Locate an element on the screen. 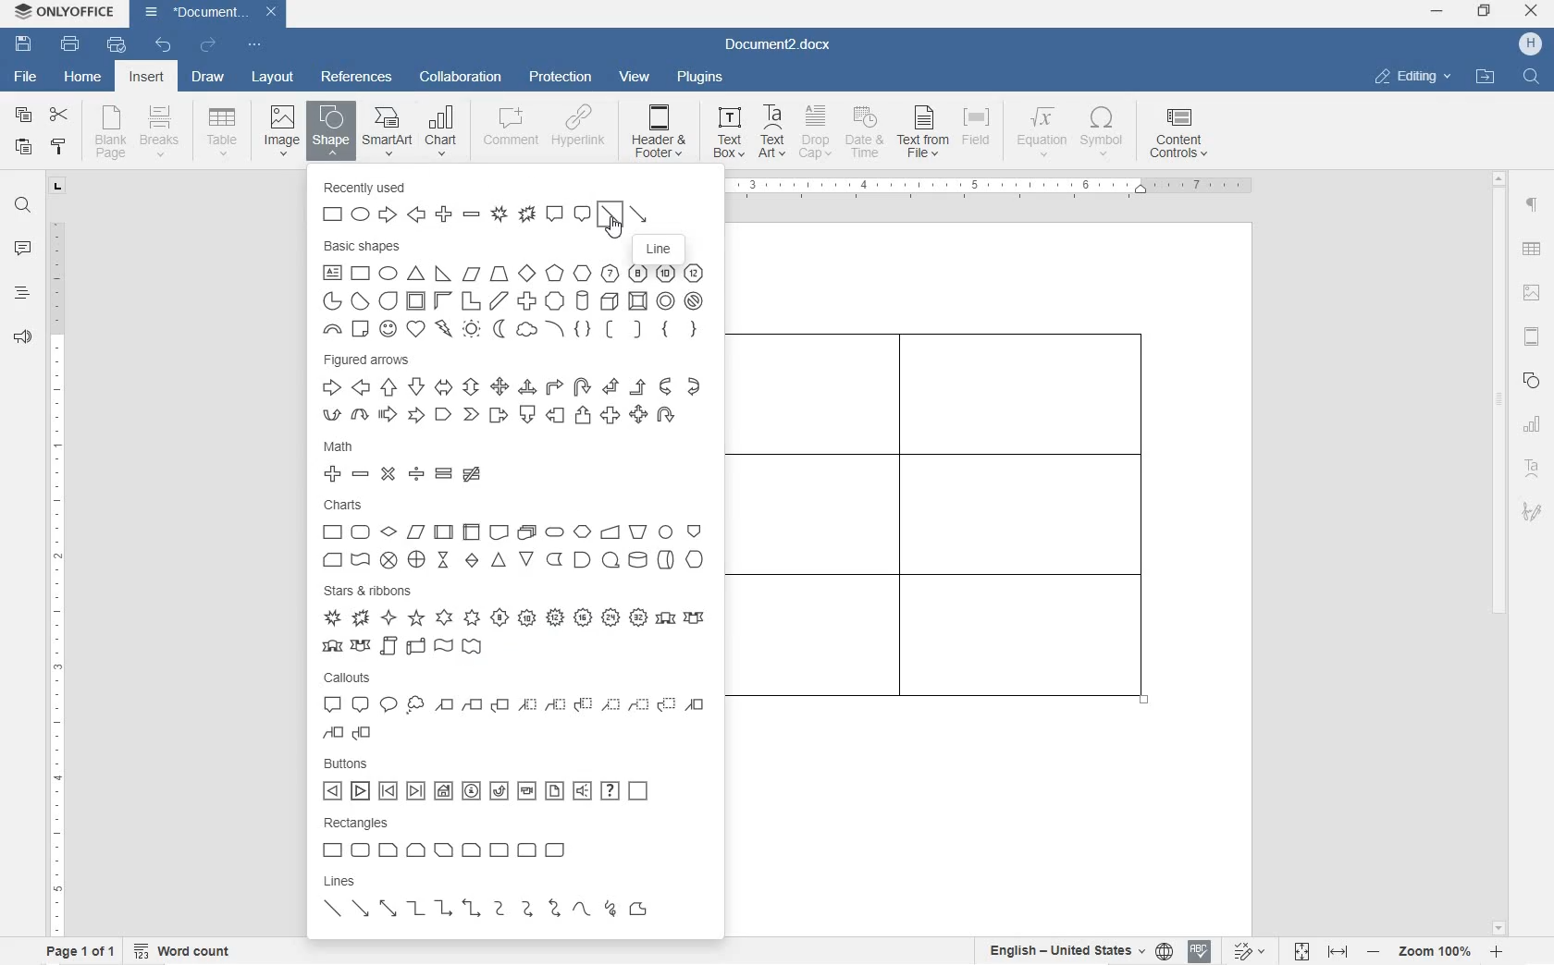 The width and height of the screenshot is (1554, 965). EDITING is located at coordinates (1413, 76).